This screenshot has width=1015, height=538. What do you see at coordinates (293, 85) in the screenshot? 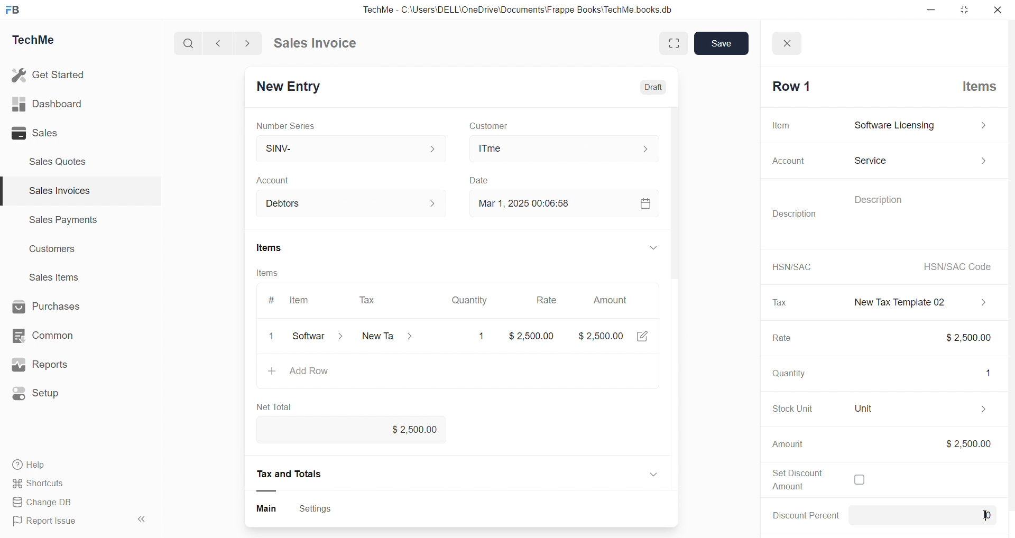
I see `New Entry` at bounding box center [293, 85].